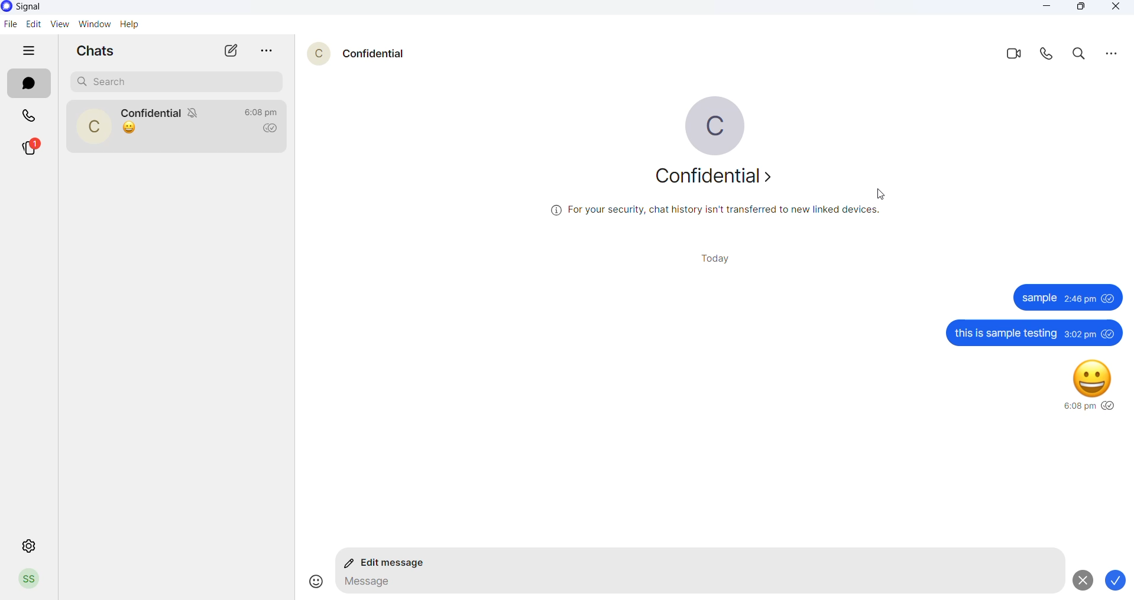  I want to click on this is a sample testing, so click(1005, 333).